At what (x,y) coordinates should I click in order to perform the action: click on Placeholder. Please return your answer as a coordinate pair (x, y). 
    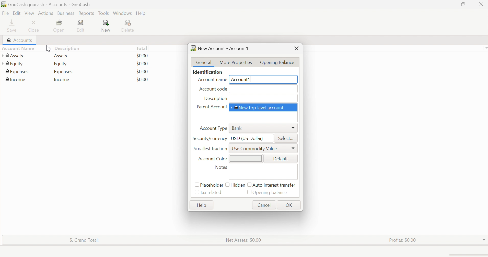
    Looking at the image, I should click on (212, 185).